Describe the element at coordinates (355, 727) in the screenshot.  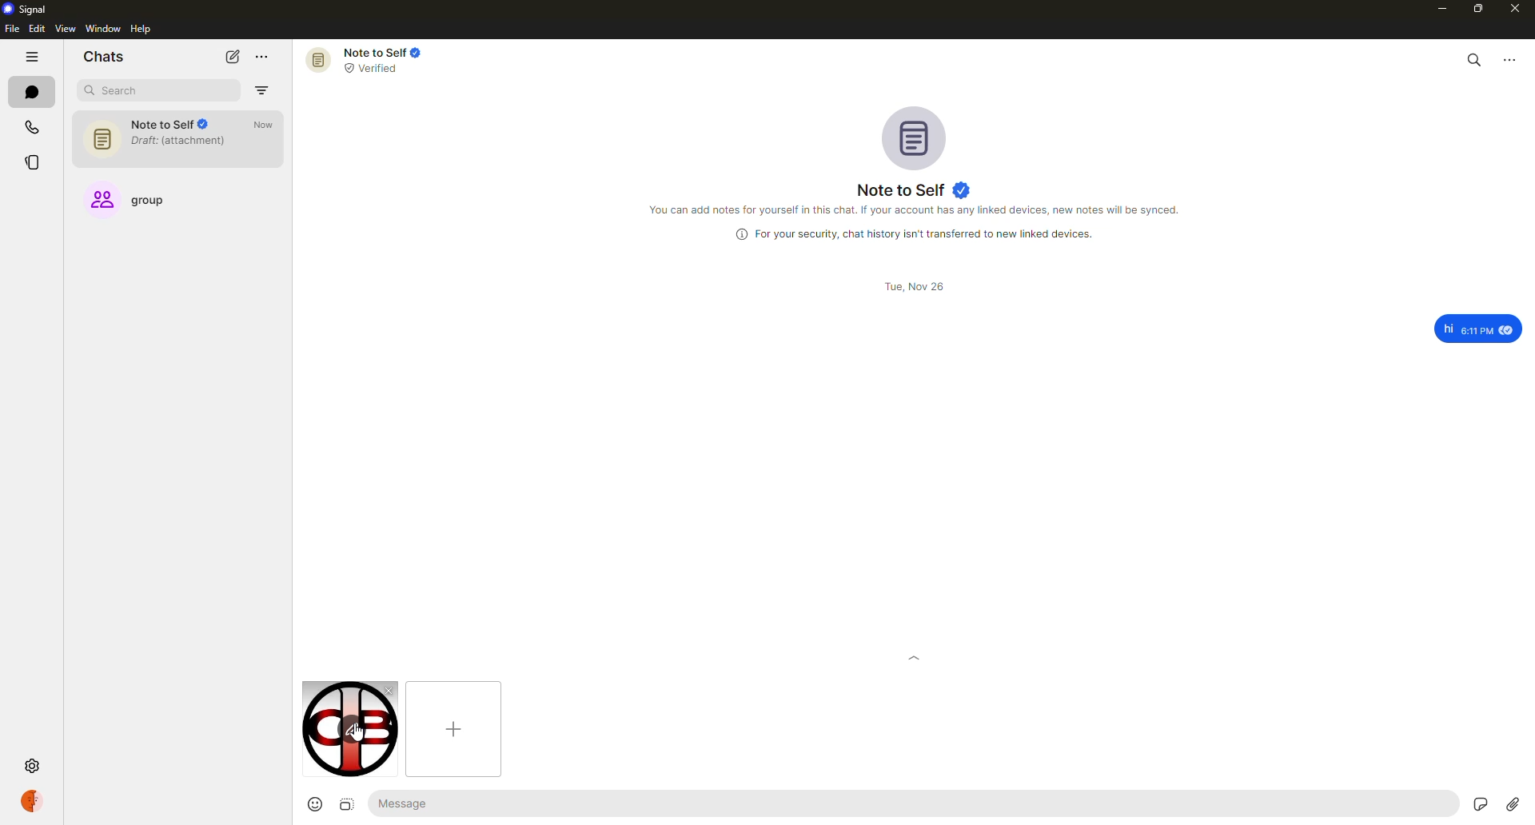
I see `cursor on edit` at that location.